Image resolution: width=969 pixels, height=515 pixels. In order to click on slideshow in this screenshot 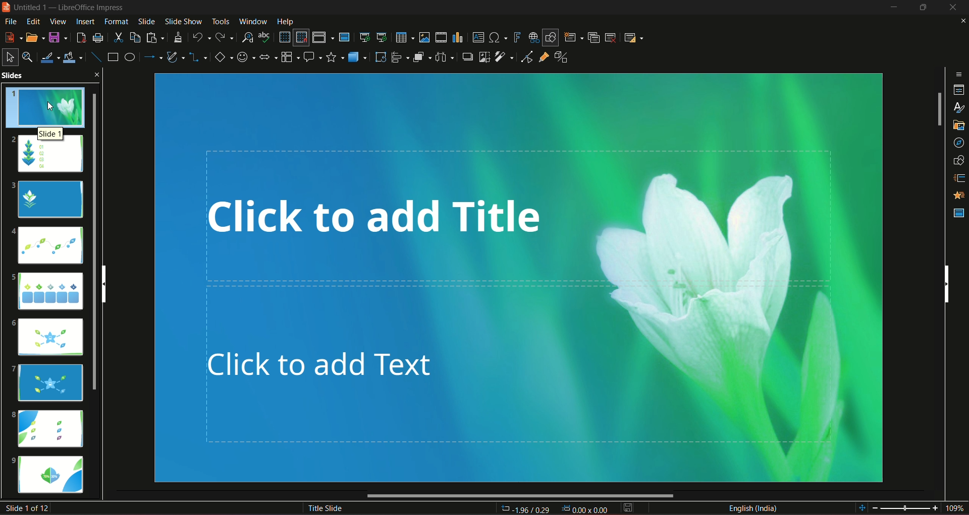, I will do `click(182, 21)`.